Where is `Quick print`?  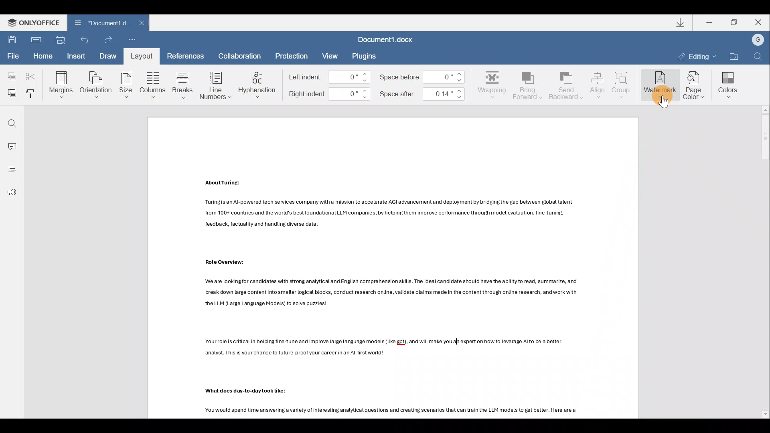 Quick print is located at coordinates (61, 39).